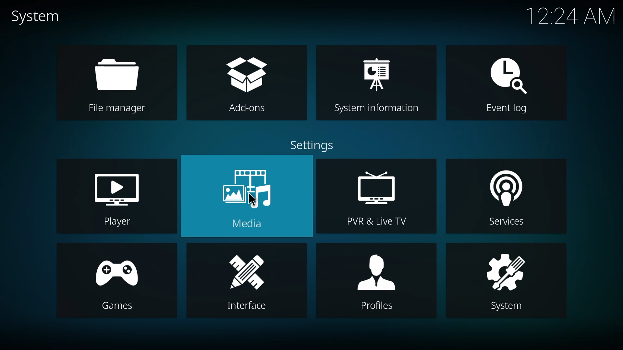 The height and width of the screenshot is (350, 623). What do you see at coordinates (119, 197) in the screenshot?
I see `player` at bounding box center [119, 197].